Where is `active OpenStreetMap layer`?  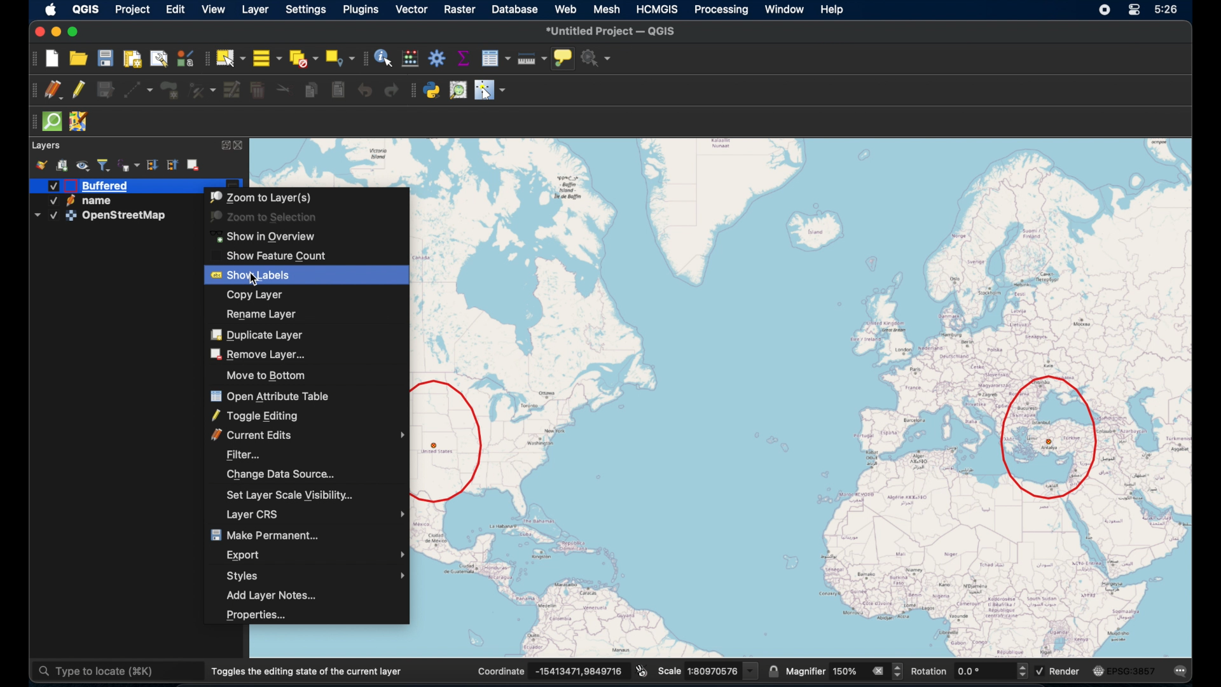
active OpenStreetMap layer is located at coordinates (102, 216).